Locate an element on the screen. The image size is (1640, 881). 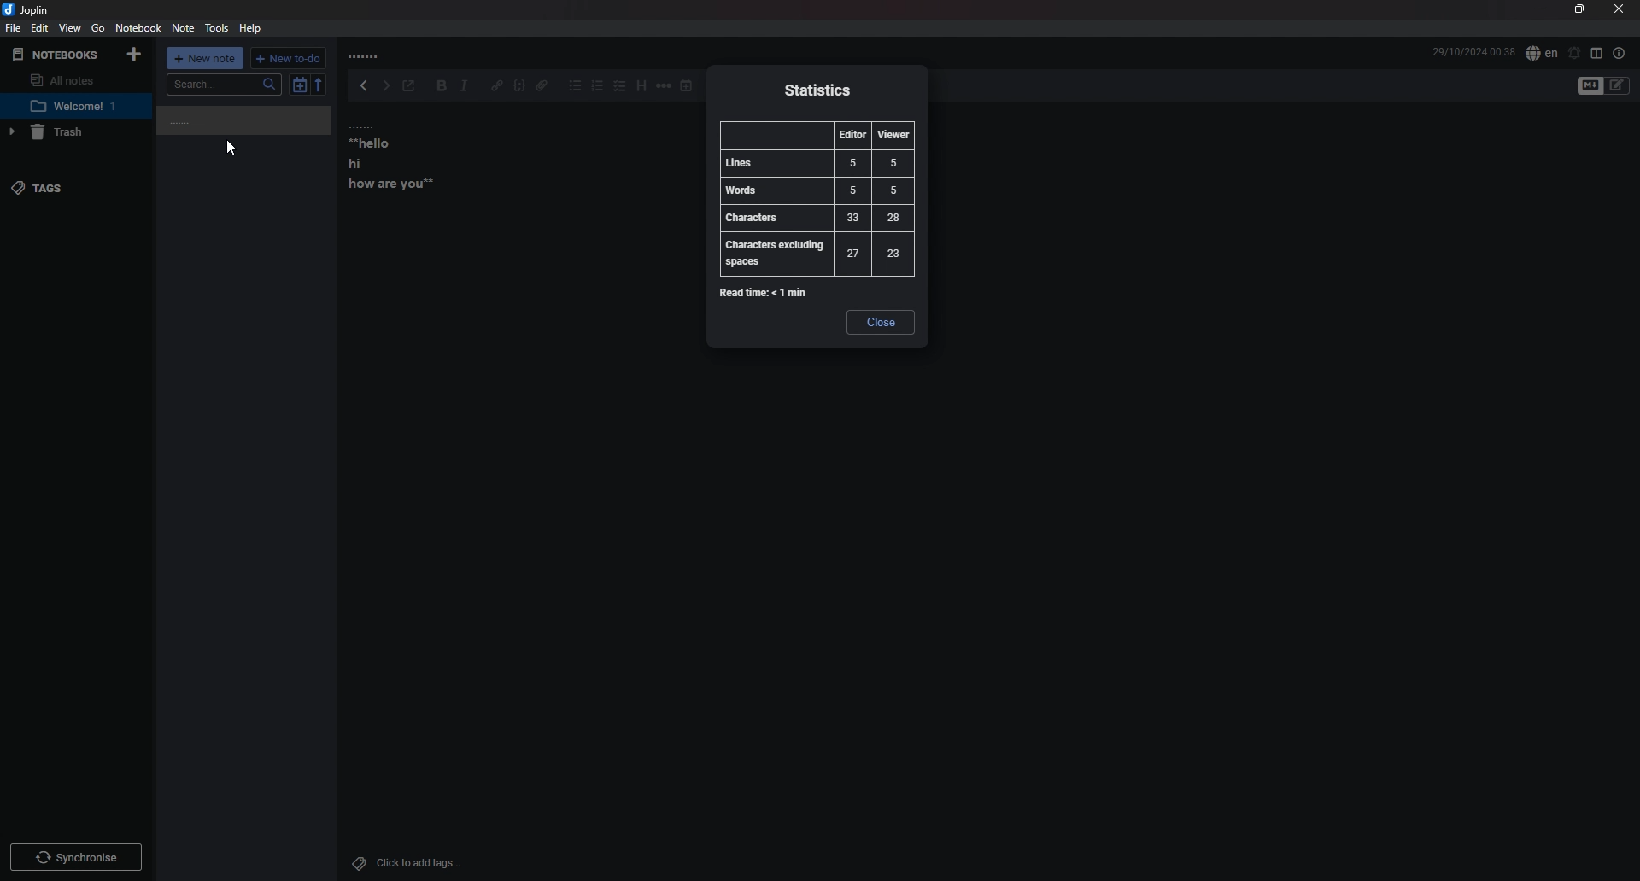
Note is located at coordinates (184, 27).